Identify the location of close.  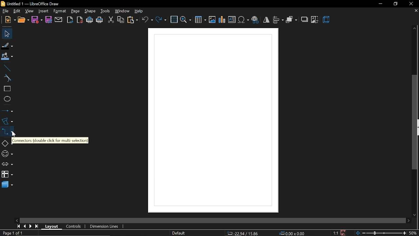
(410, 4).